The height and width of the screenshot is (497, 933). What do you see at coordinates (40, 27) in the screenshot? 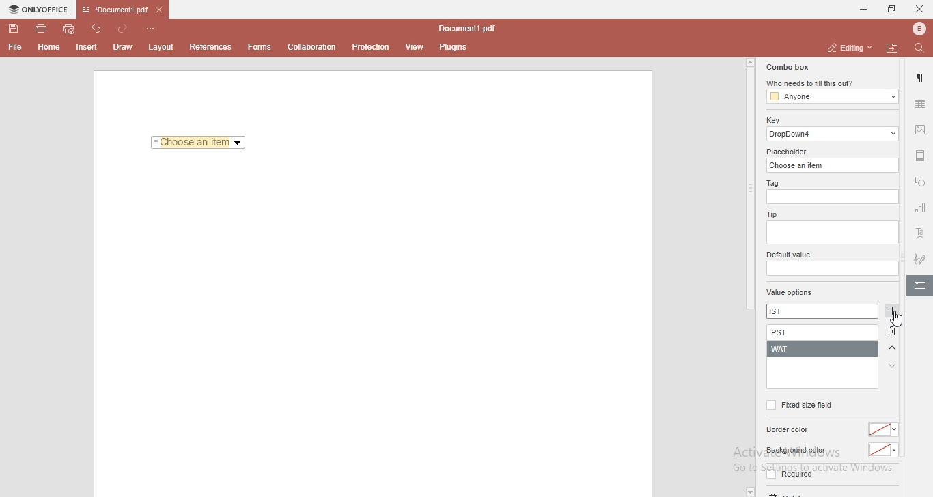
I see `print` at bounding box center [40, 27].